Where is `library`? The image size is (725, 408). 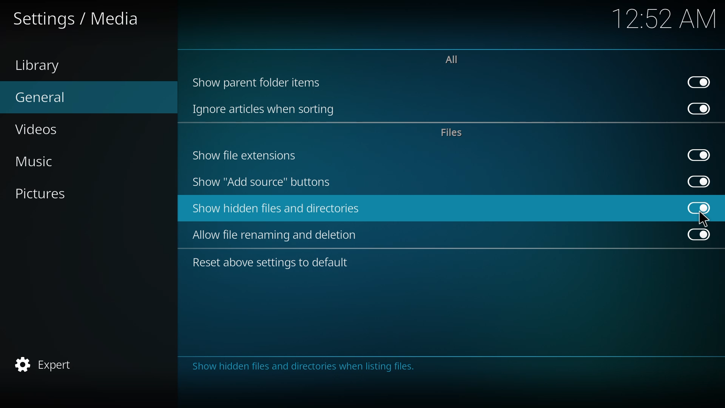
library is located at coordinates (42, 66).